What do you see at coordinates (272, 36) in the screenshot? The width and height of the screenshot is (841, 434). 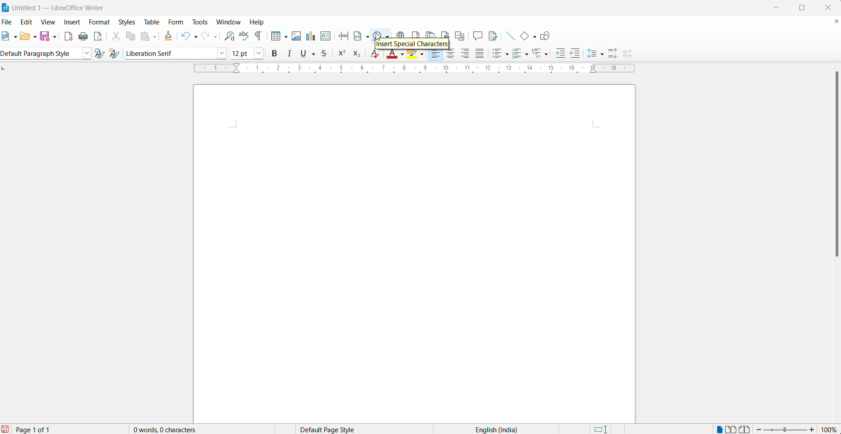 I see `insert table` at bounding box center [272, 36].